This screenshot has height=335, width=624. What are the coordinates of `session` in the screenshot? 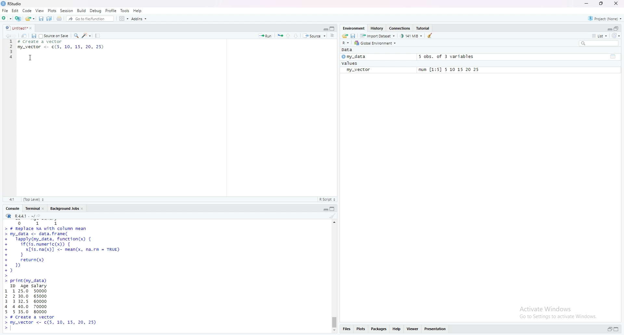 It's located at (67, 10).